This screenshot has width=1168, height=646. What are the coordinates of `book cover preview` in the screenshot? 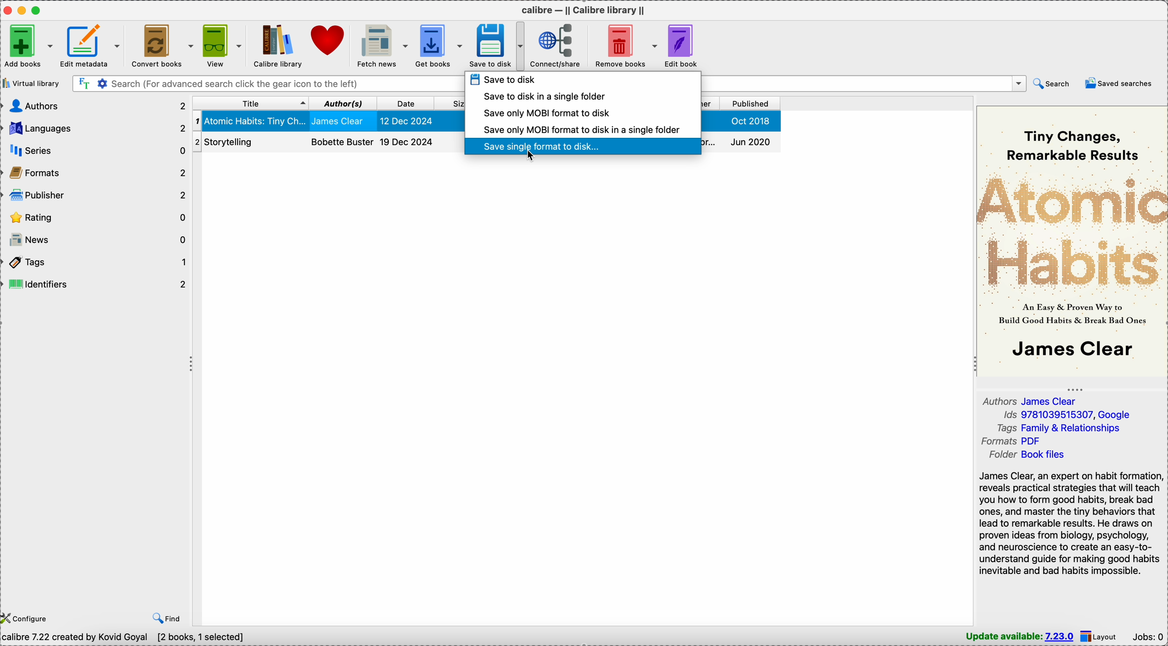 It's located at (1071, 241).